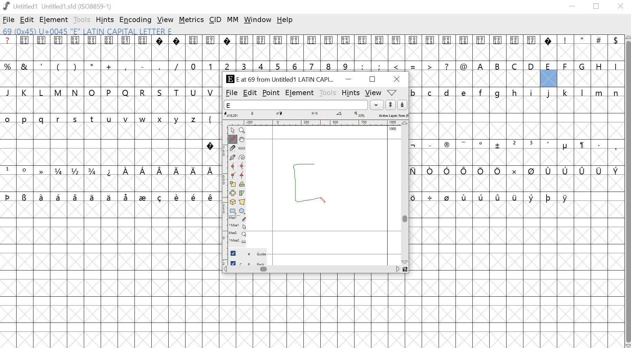 The height and width of the screenshot is (348, 631). Describe the element at coordinates (398, 79) in the screenshot. I see `close` at that location.